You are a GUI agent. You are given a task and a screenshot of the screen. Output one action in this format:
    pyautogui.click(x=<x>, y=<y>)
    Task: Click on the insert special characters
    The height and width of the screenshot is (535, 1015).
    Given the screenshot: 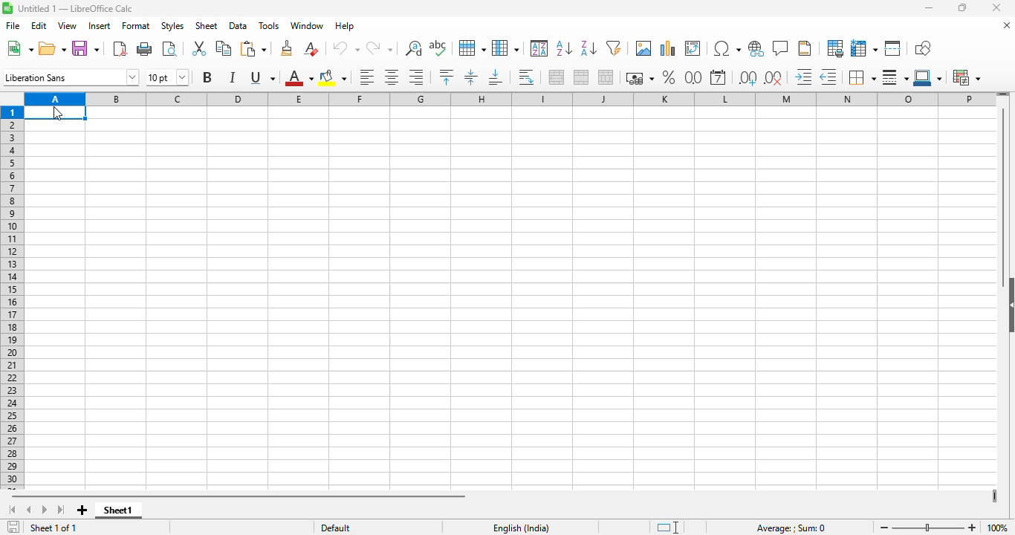 What is the action you would take?
    pyautogui.click(x=727, y=48)
    